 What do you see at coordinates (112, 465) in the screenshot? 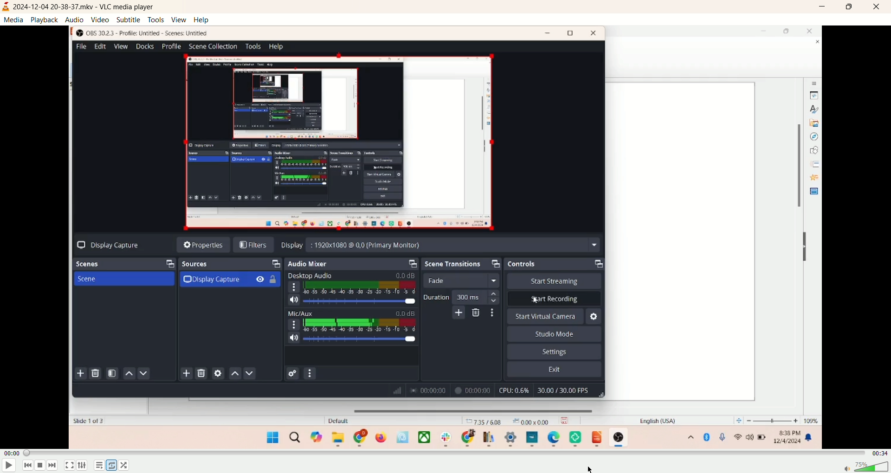
I see `toggle loop none` at bounding box center [112, 465].